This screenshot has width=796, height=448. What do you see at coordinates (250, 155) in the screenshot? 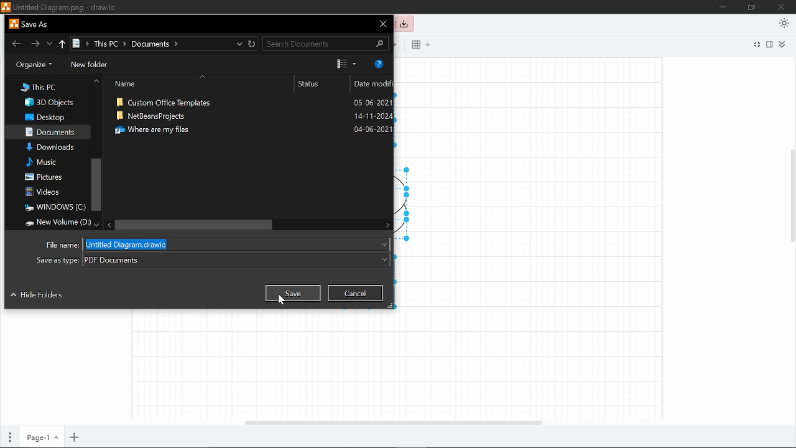
I see `Files in "Documents"` at bounding box center [250, 155].